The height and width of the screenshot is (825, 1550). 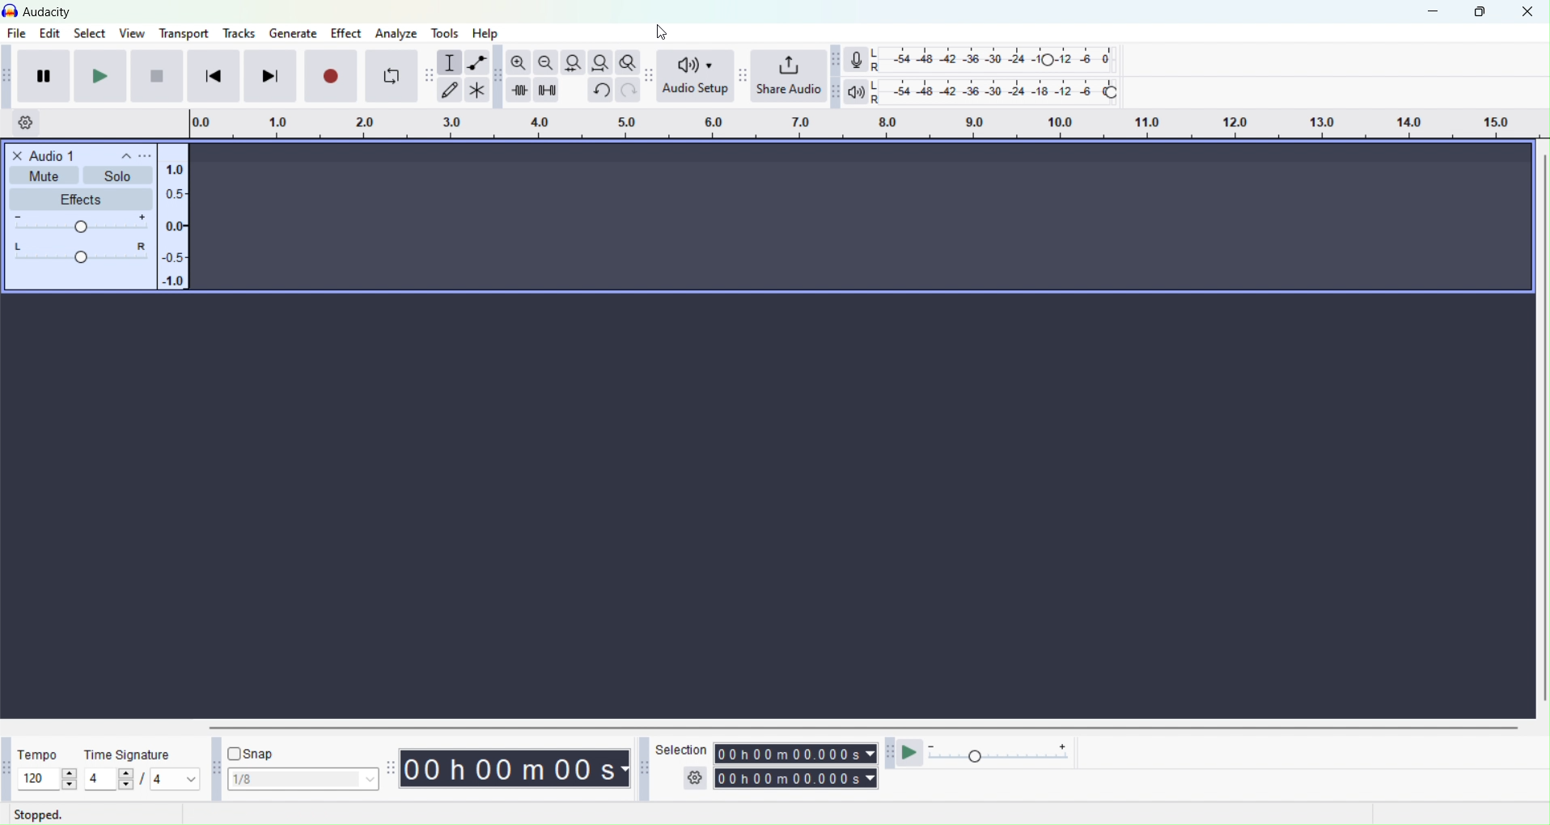 What do you see at coordinates (70, 786) in the screenshot?
I see `decrease tempo` at bounding box center [70, 786].